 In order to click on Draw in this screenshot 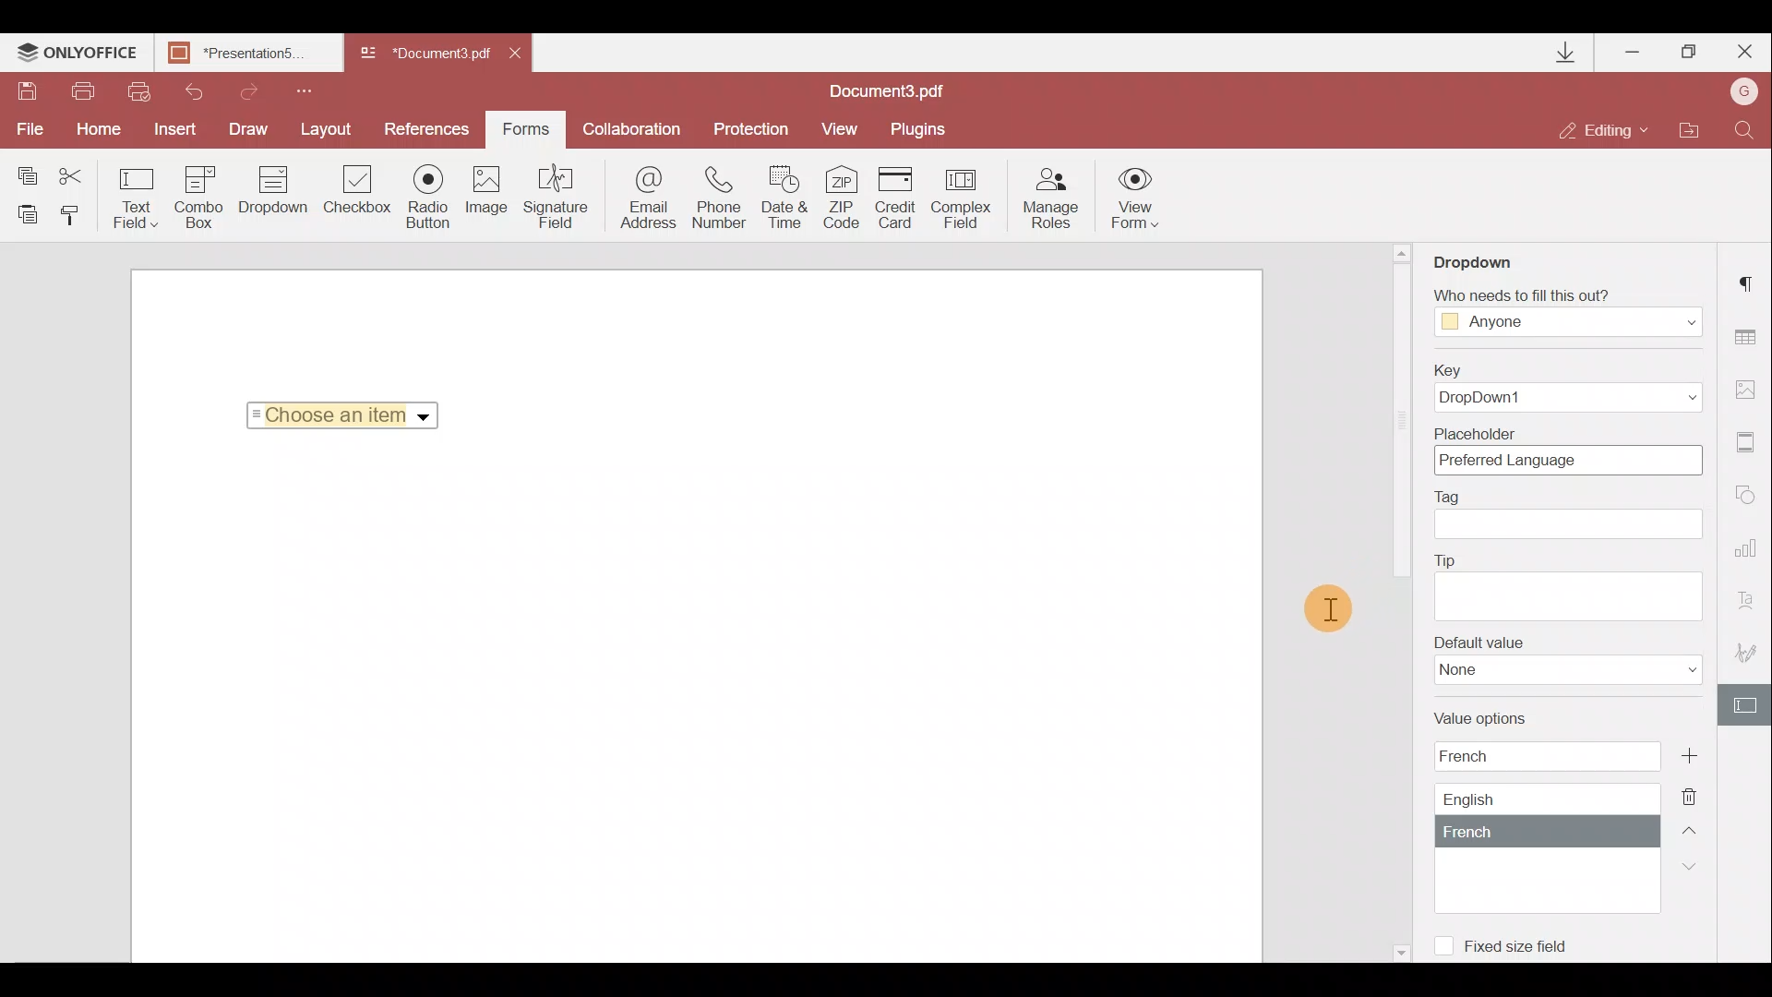, I will do `click(249, 127)`.